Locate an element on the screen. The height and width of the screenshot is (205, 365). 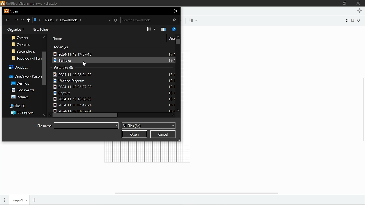
Vertical scrollbar is located at coordinates (363, 110).